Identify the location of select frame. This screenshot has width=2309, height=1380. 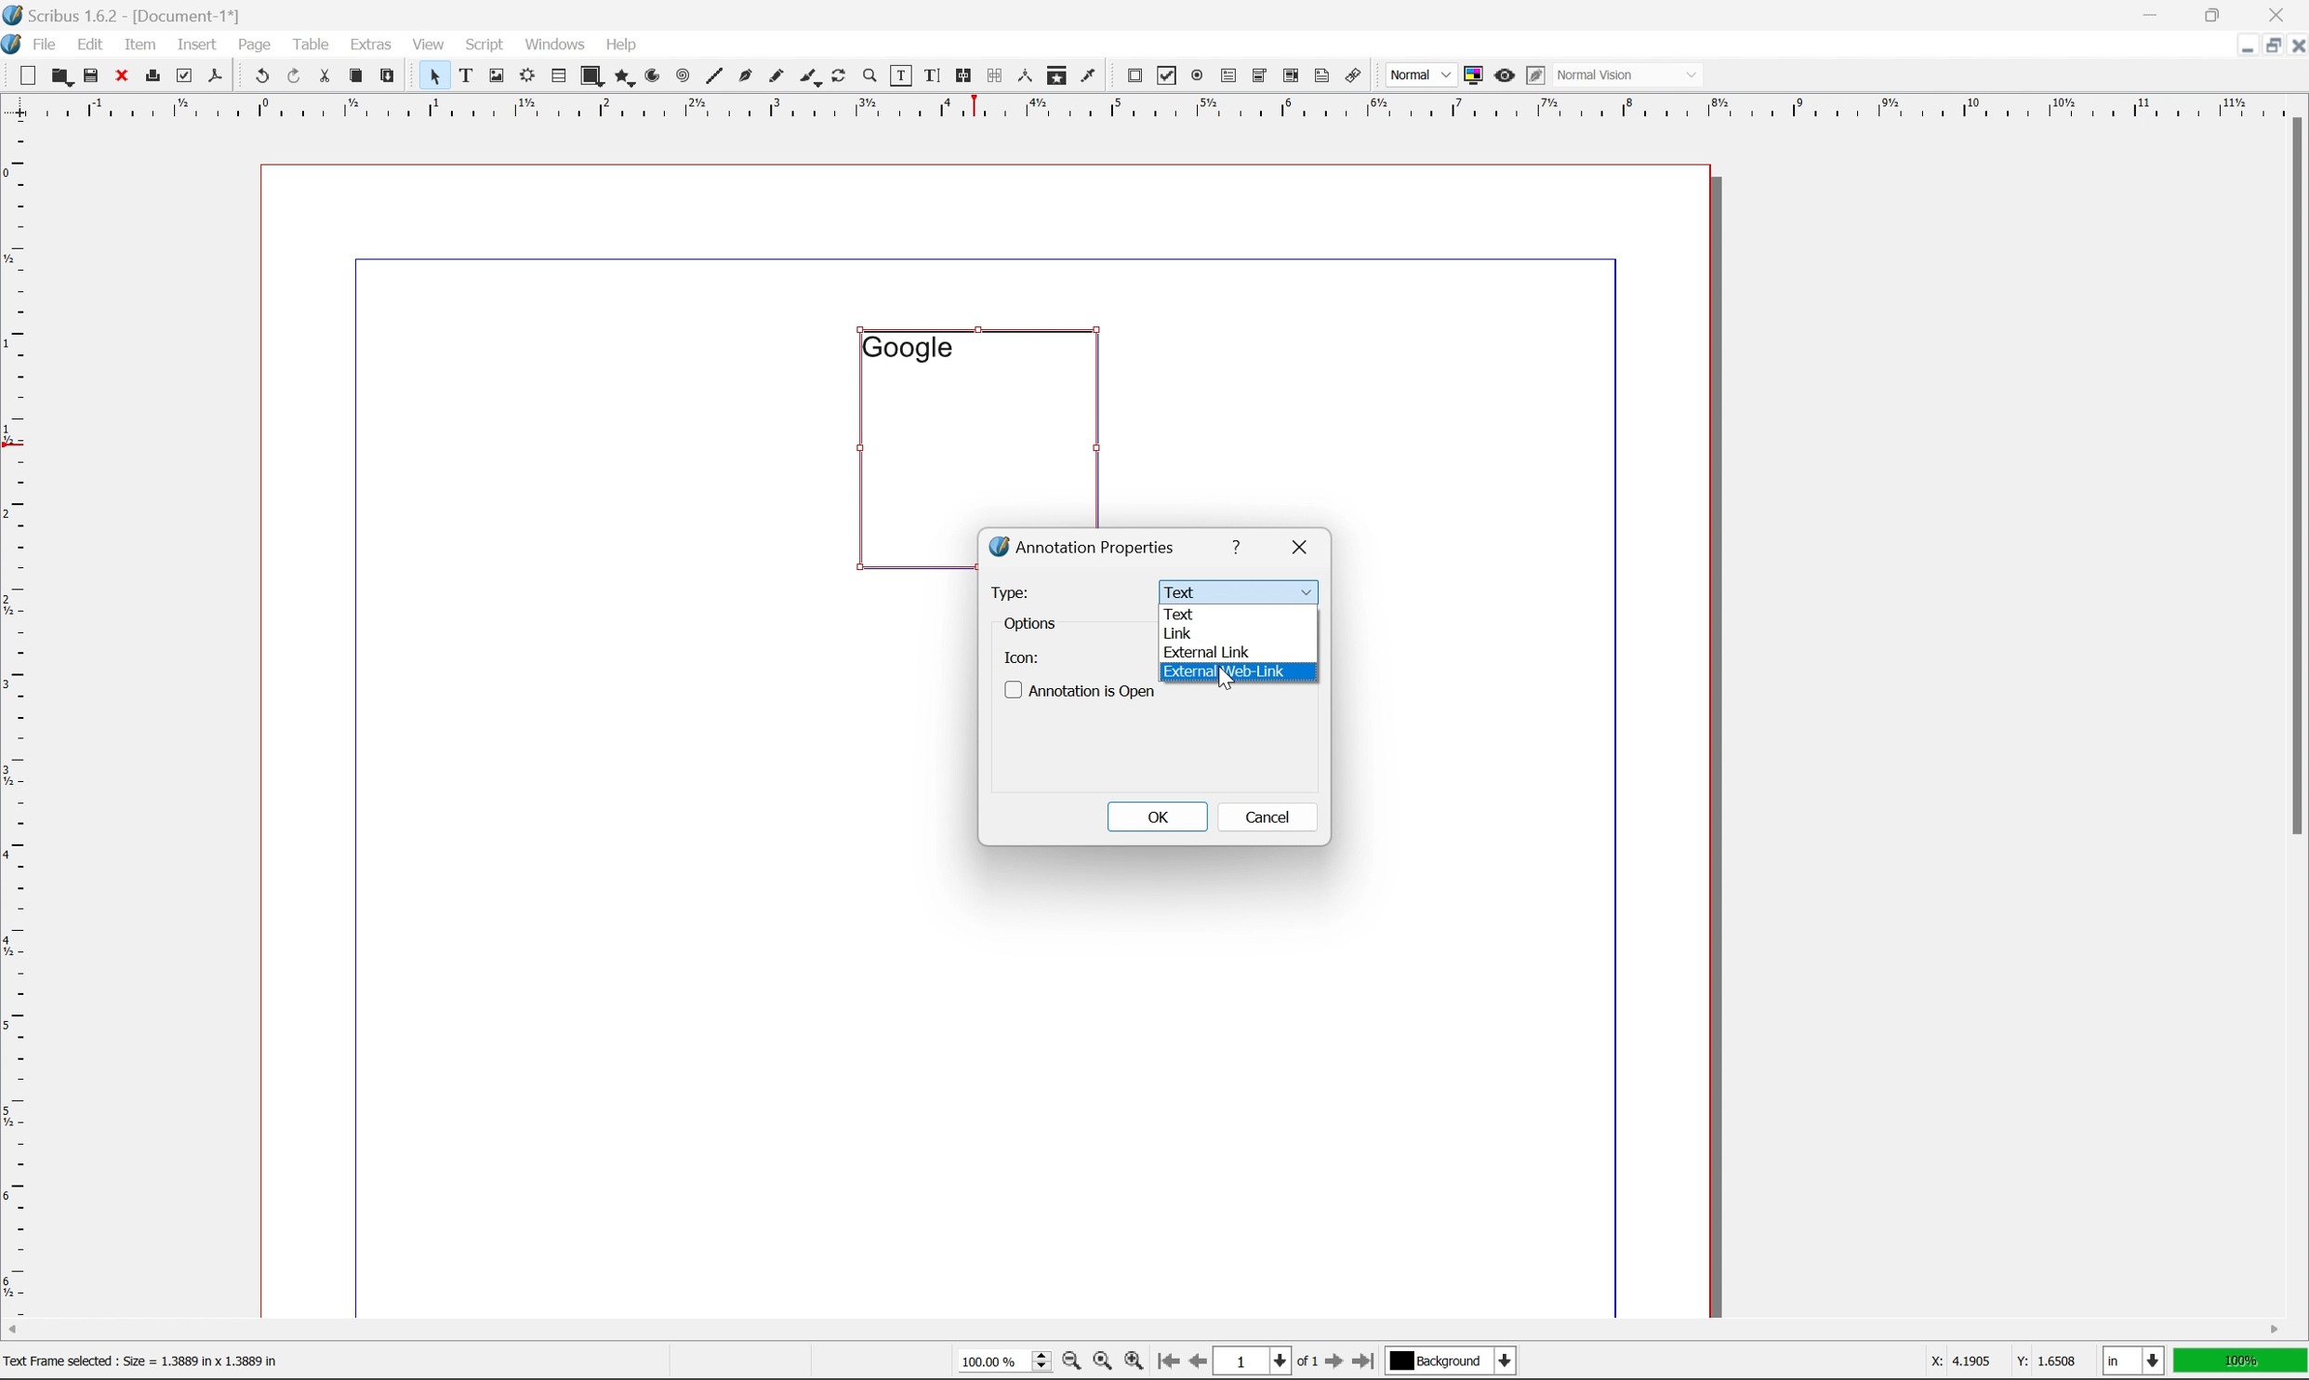
(433, 79).